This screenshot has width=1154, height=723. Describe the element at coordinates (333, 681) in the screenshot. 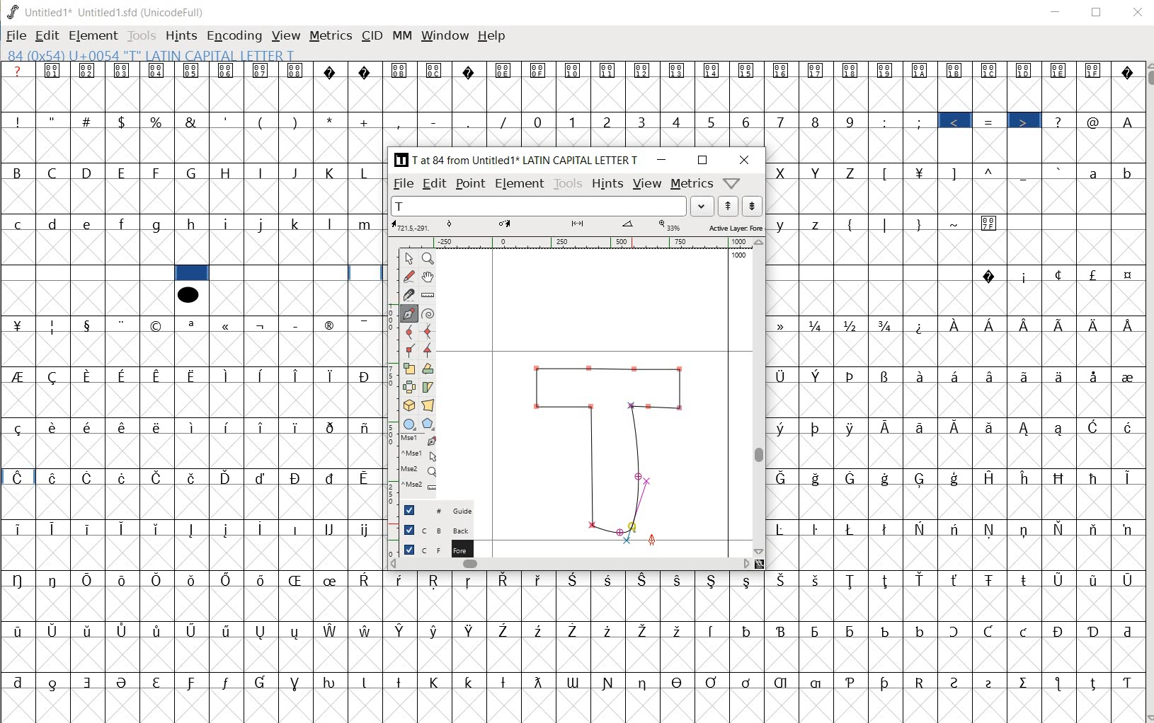

I see `Symbol` at that location.